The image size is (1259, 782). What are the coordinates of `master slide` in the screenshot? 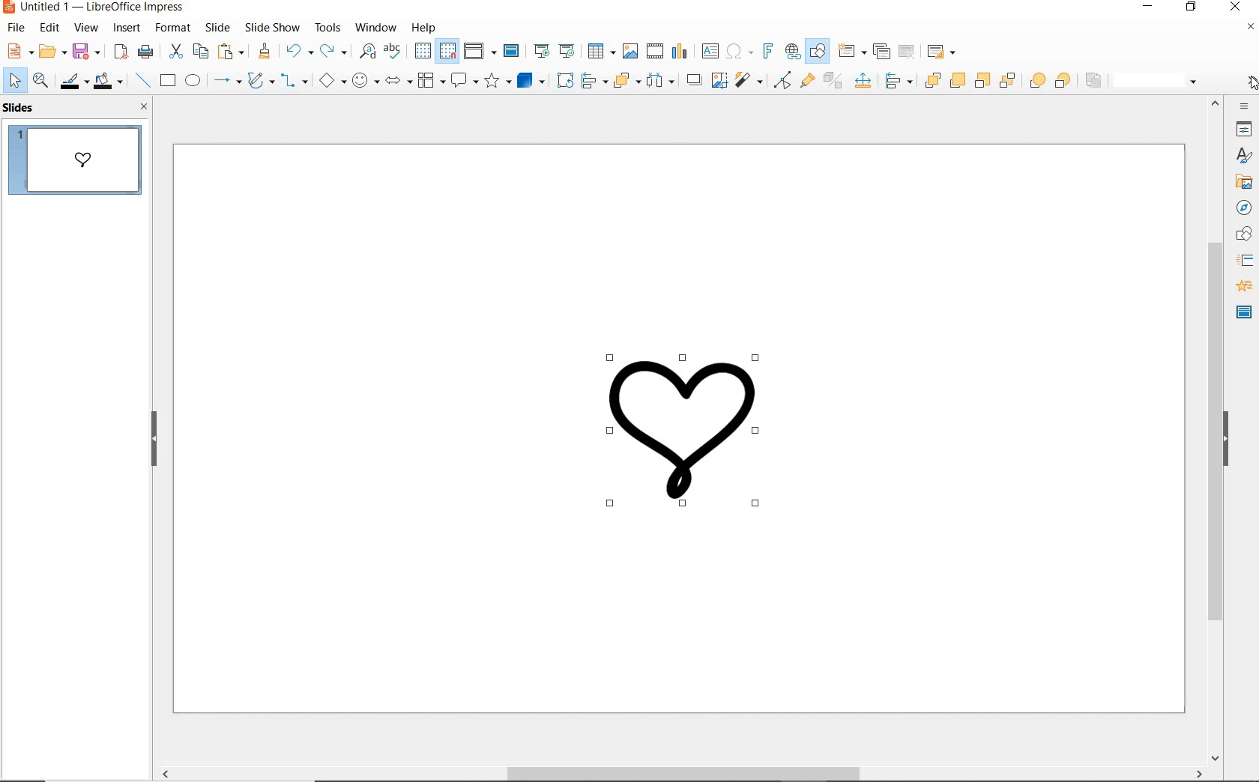 It's located at (512, 52).